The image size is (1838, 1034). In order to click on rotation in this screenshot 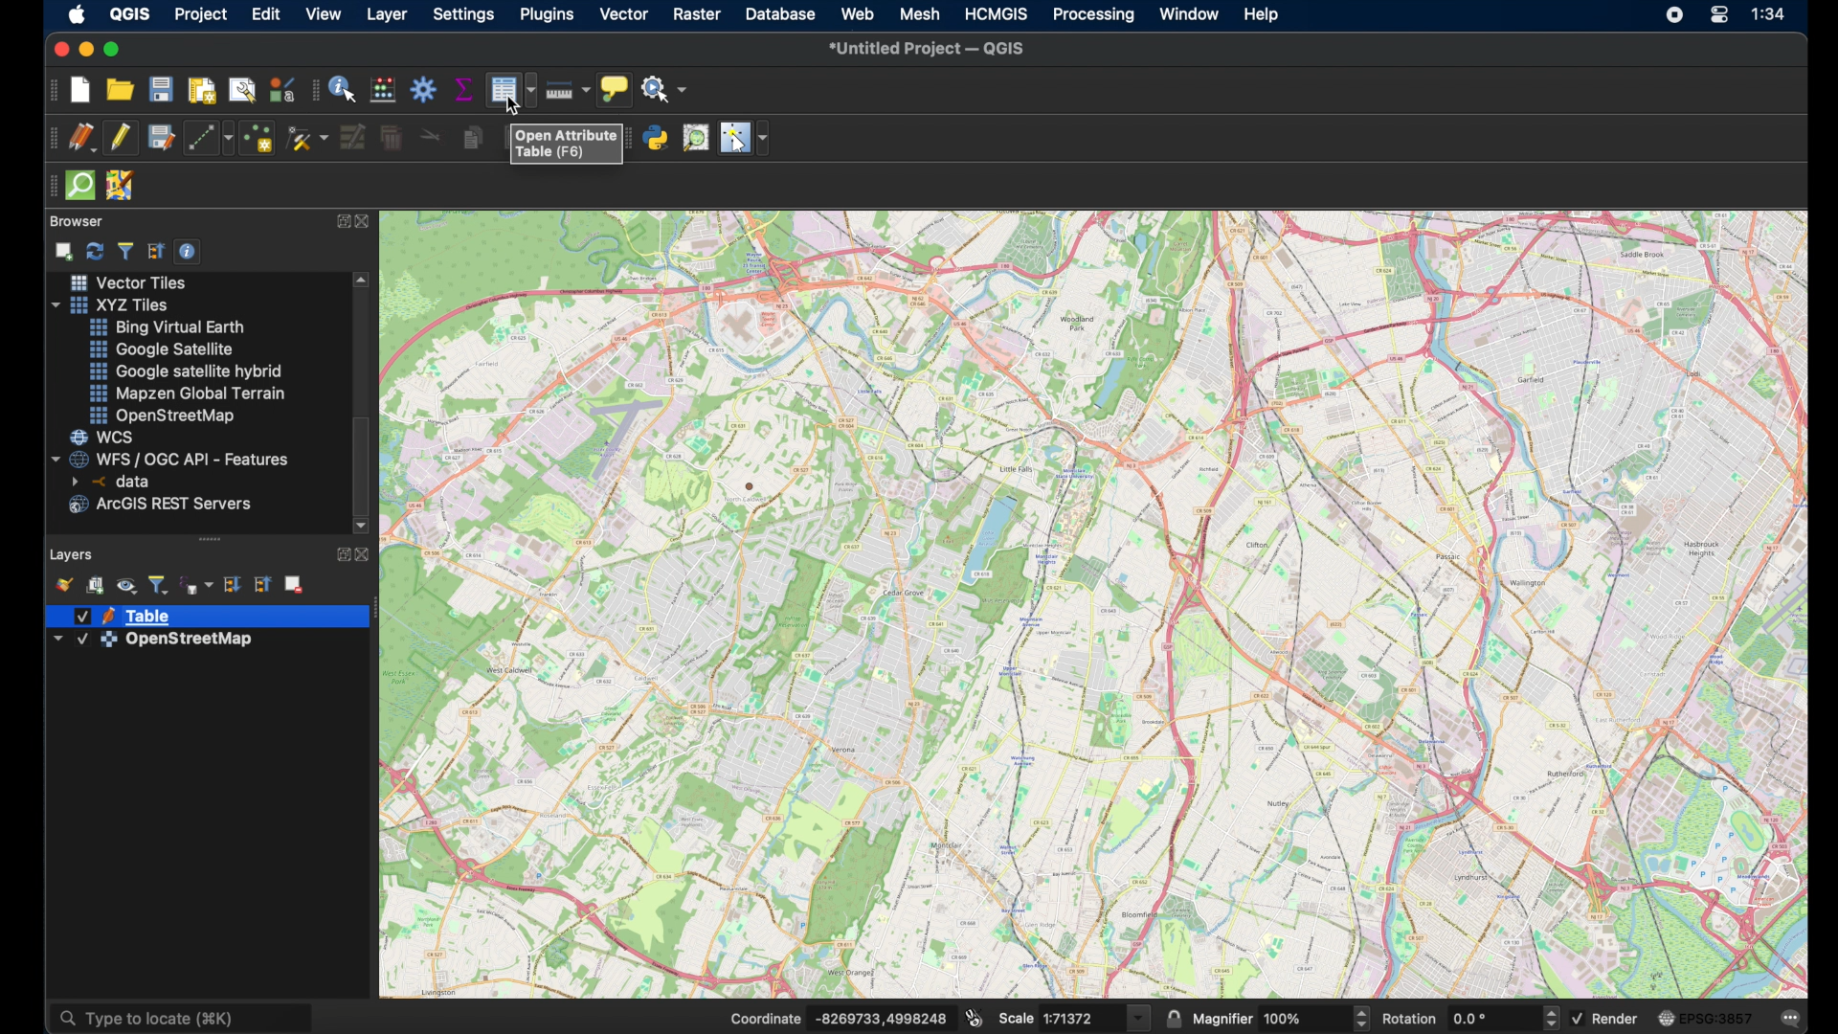, I will do `click(1410, 1018)`.